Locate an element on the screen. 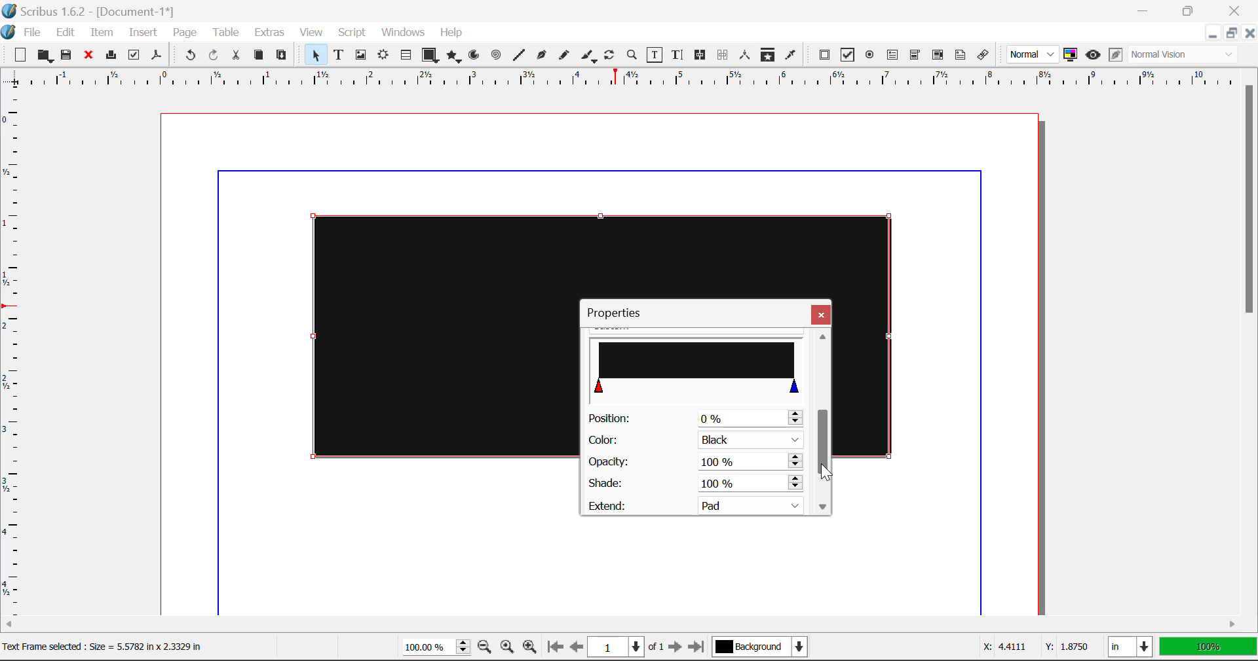 This screenshot has width=1258, height=661. Page 1 of 1 is located at coordinates (626, 649).